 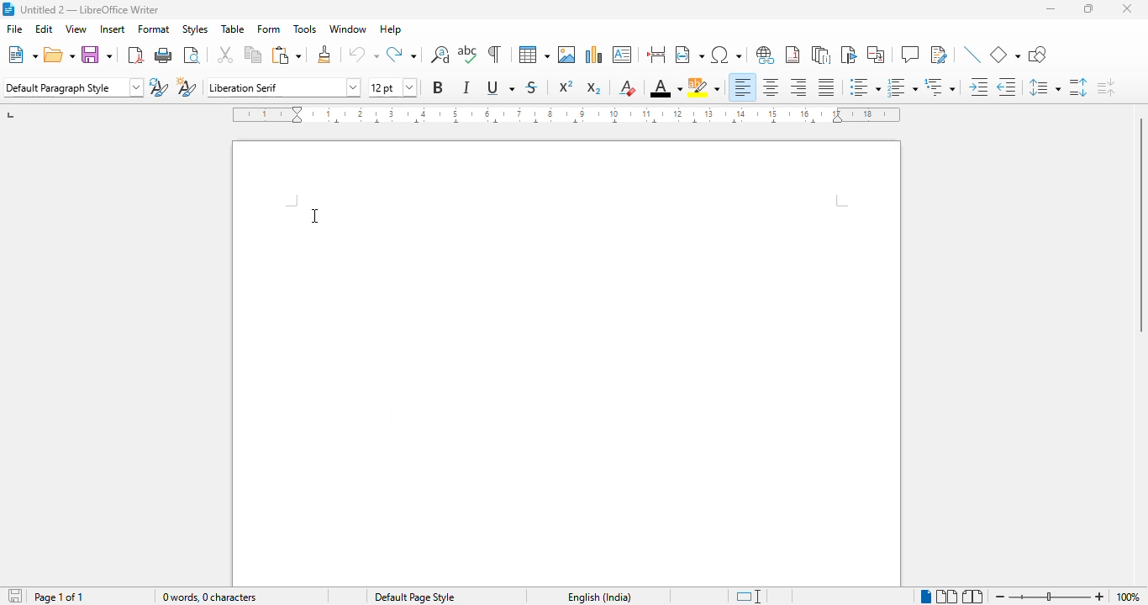 What do you see at coordinates (799, 87) in the screenshot?
I see `align right` at bounding box center [799, 87].